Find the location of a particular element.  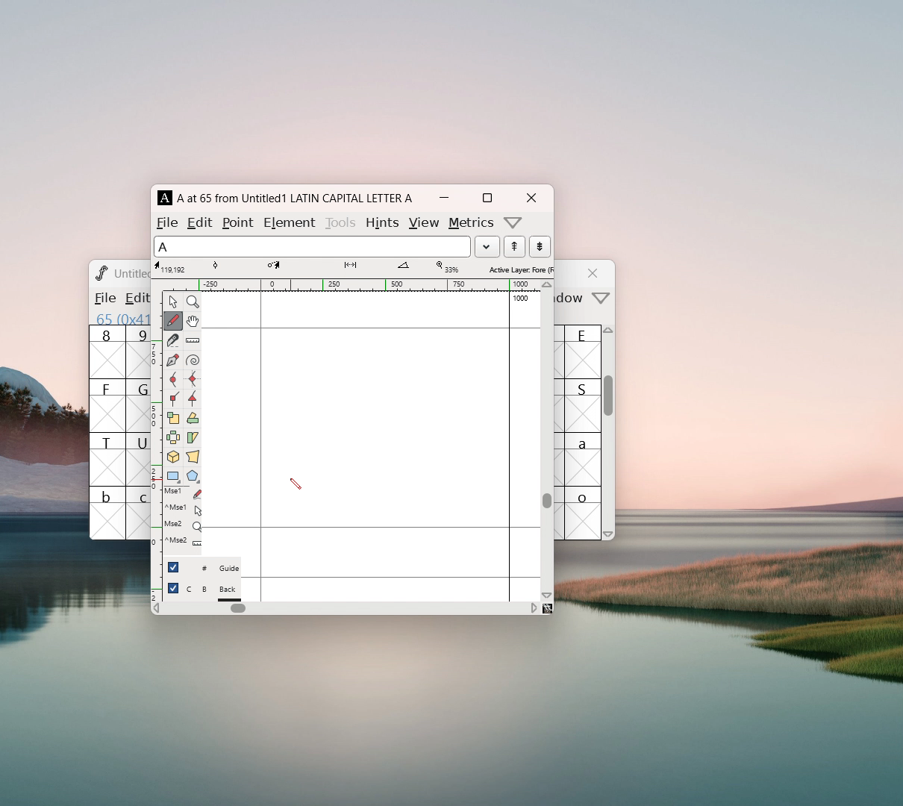

9 is located at coordinates (138, 352).